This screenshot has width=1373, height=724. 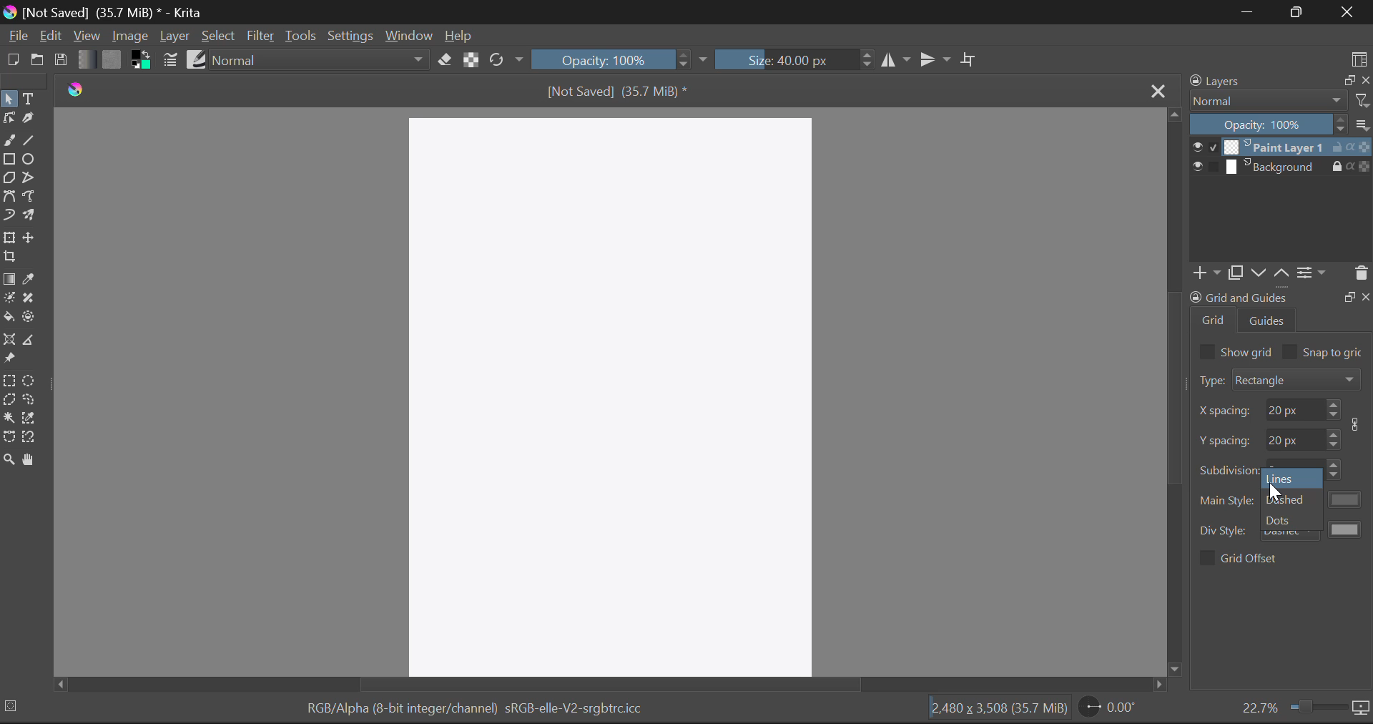 I want to click on , so click(x=1367, y=295).